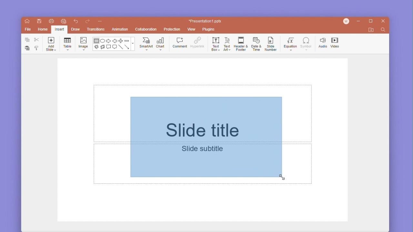  Describe the element at coordinates (256, 43) in the screenshot. I see `date and time` at that location.